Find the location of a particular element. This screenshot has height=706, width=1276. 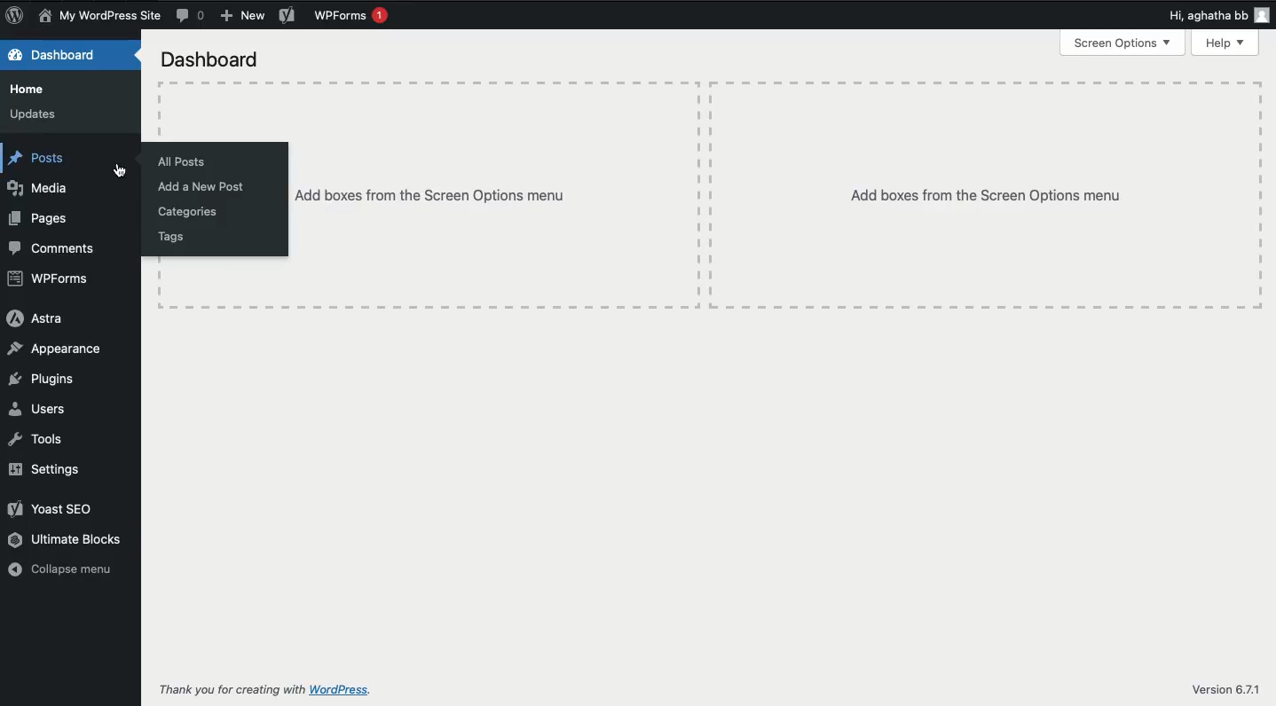

Home is located at coordinates (31, 89).